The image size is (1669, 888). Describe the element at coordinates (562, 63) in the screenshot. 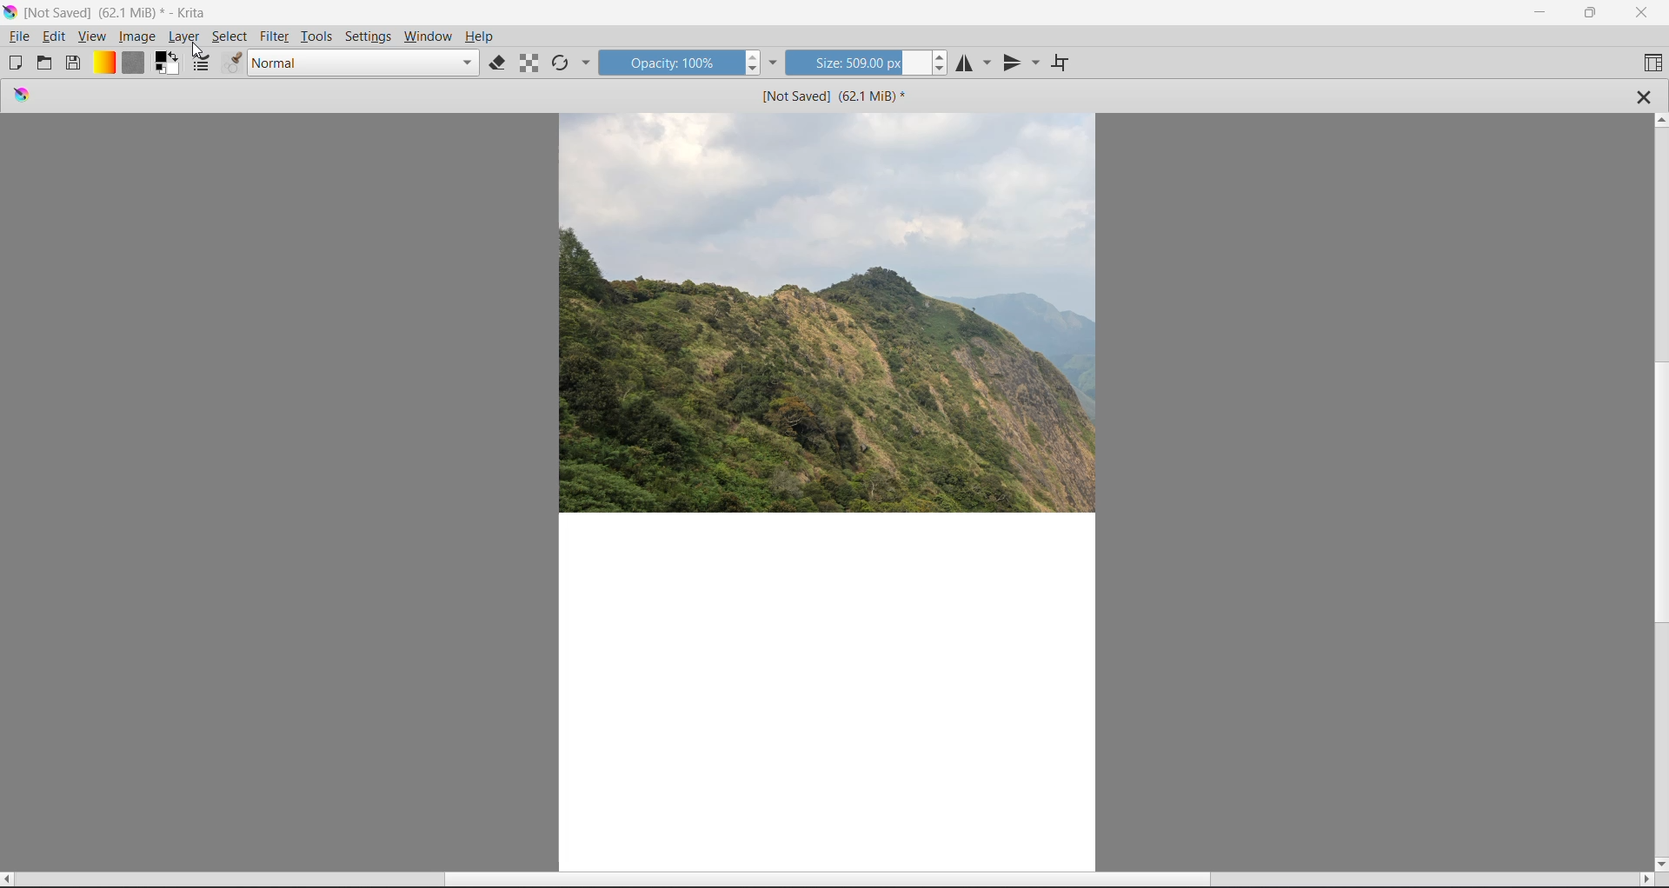

I see `Reload Original Preset` at that location.